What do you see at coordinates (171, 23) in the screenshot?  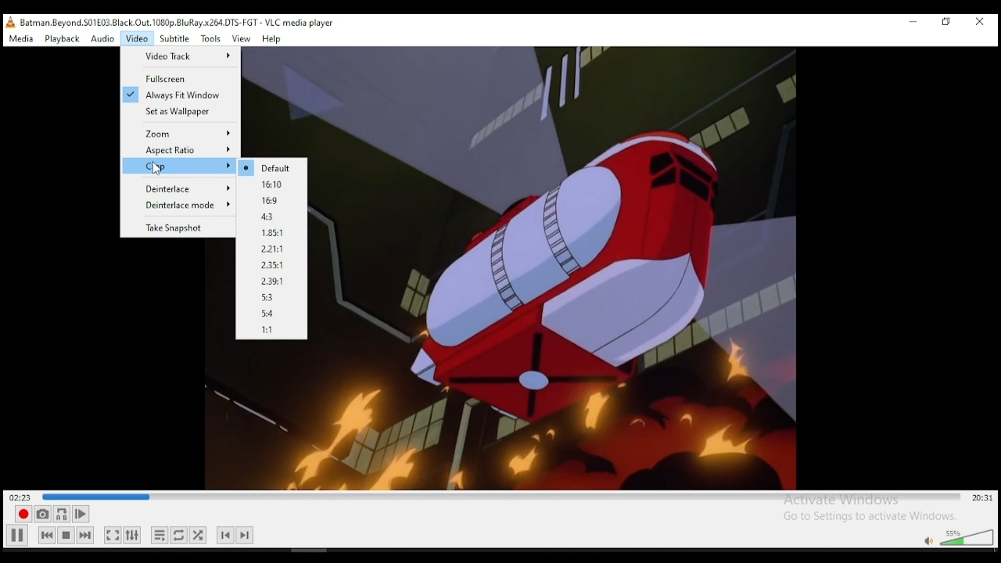 I see `, Batman Beyond. S01£03 Black.Out. 1080p. BluRay x264.DTS-FGT - VLC media player` at bounding box center [171, 23].